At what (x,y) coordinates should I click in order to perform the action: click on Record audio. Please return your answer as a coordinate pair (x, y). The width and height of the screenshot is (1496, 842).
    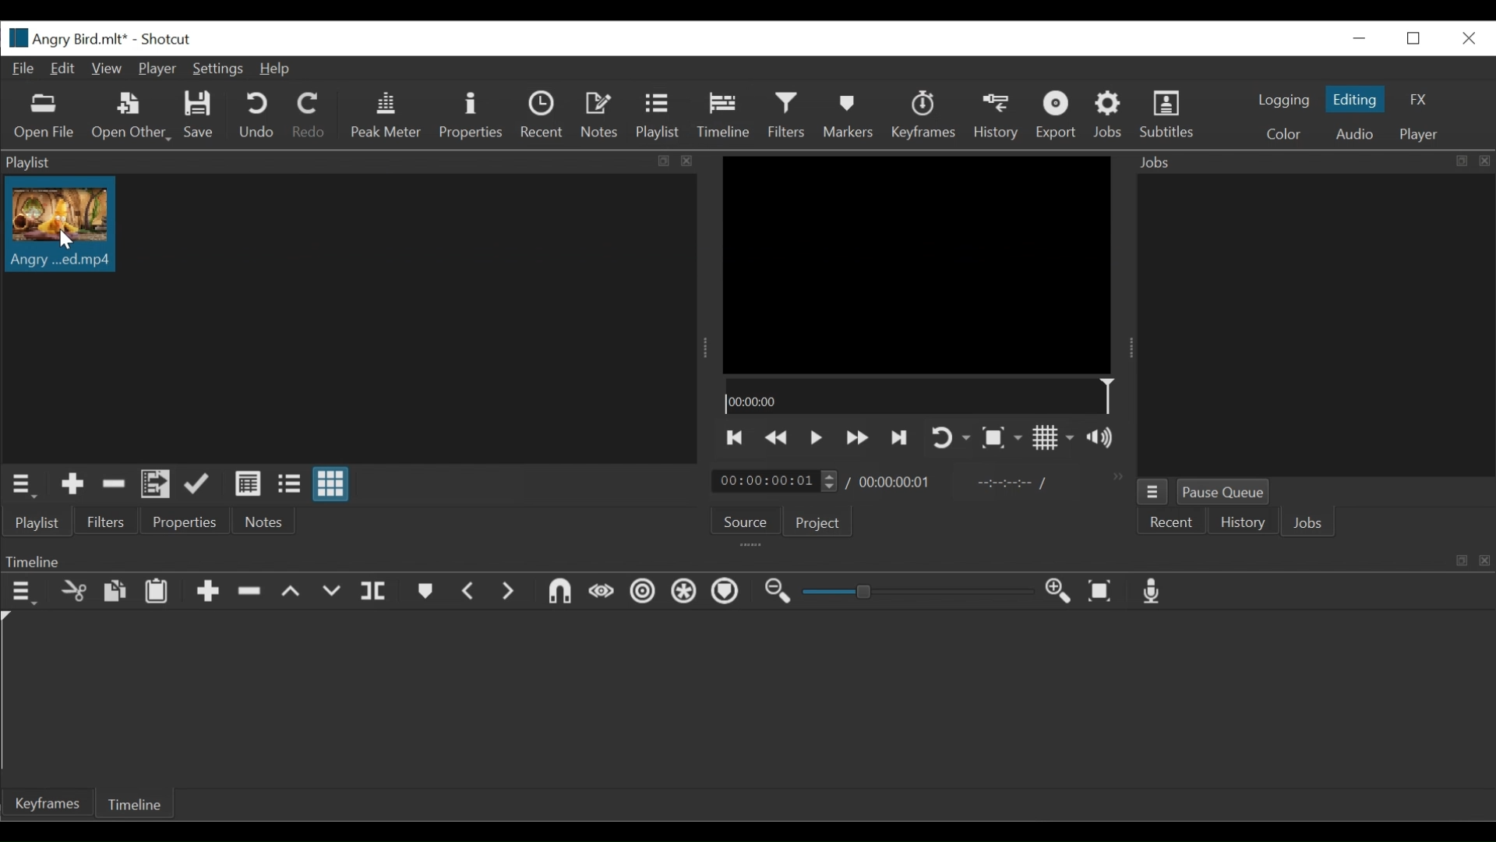
    Looking at the image, I should click on (1152, 592).